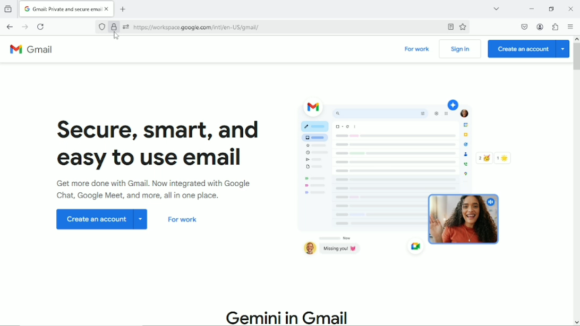 The width and height of the screenshot is (580, 326). Describe the element at coordinates (10, 8) in the screenshot. I see `view recent browsing` at that location.